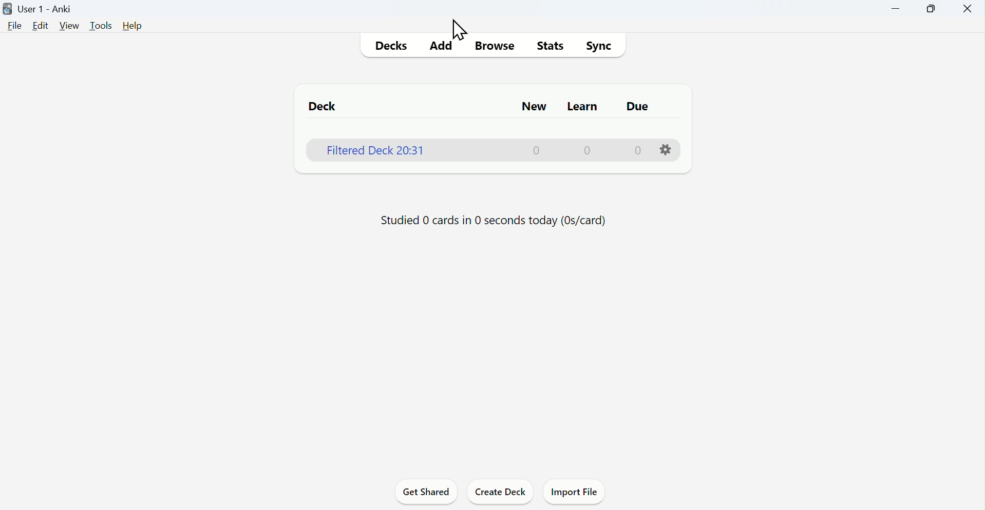 Image resolution: width=985 pixels, height=510 pixels. Describe the element at coordinates (539, 107) in the screenshot. I see `New` at that location.